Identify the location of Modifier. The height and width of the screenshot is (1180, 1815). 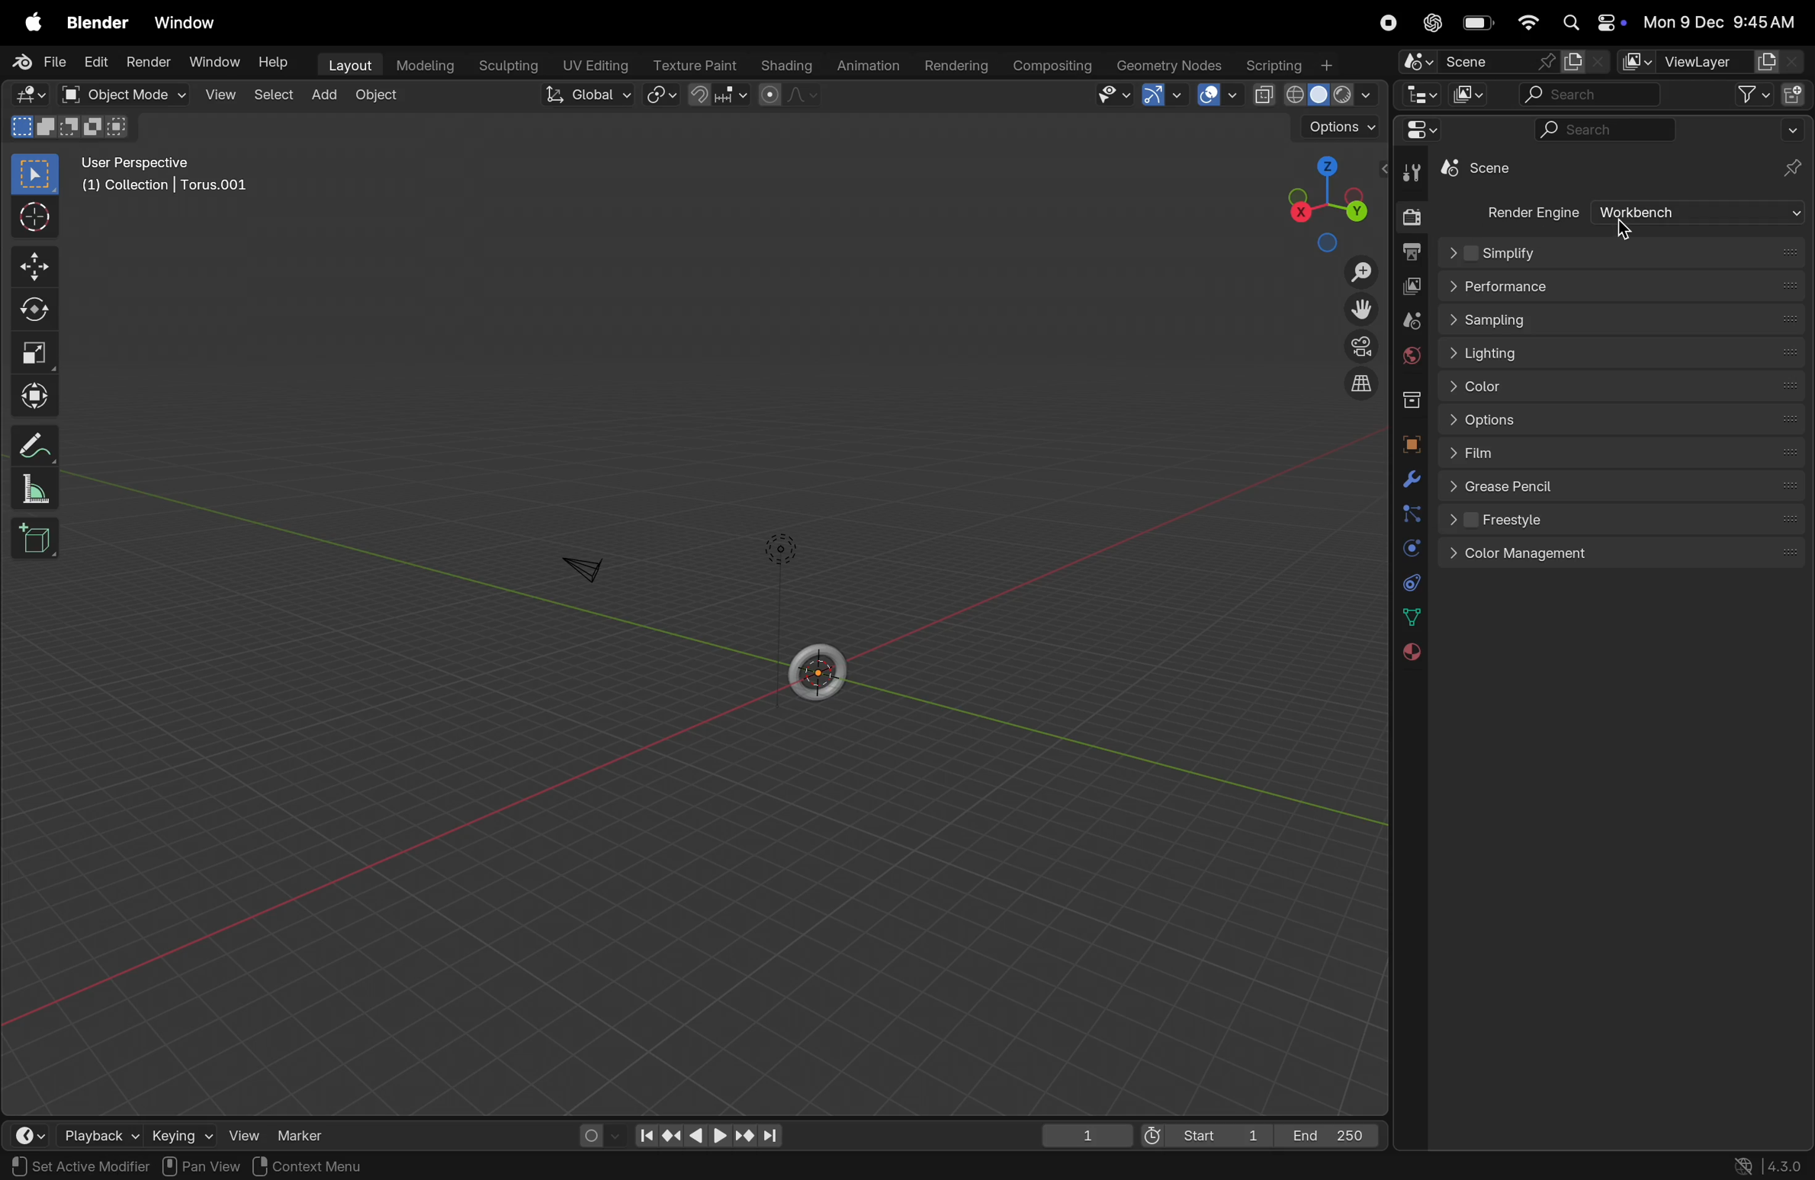
(125, 1167).